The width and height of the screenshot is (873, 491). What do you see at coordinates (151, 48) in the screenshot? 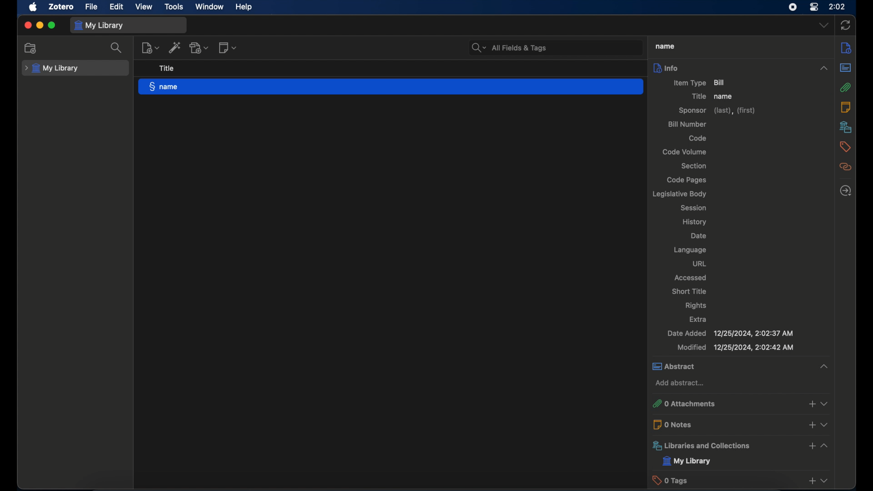
I see `new notes` at bounding box center [151, 48].